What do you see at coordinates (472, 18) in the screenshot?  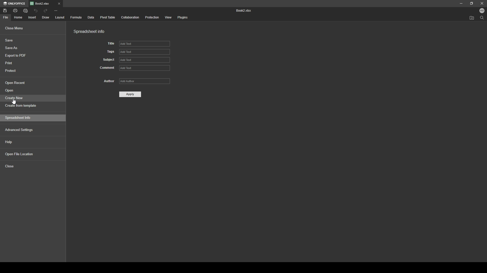 I see `locate file` at bounding box center [472, 18].